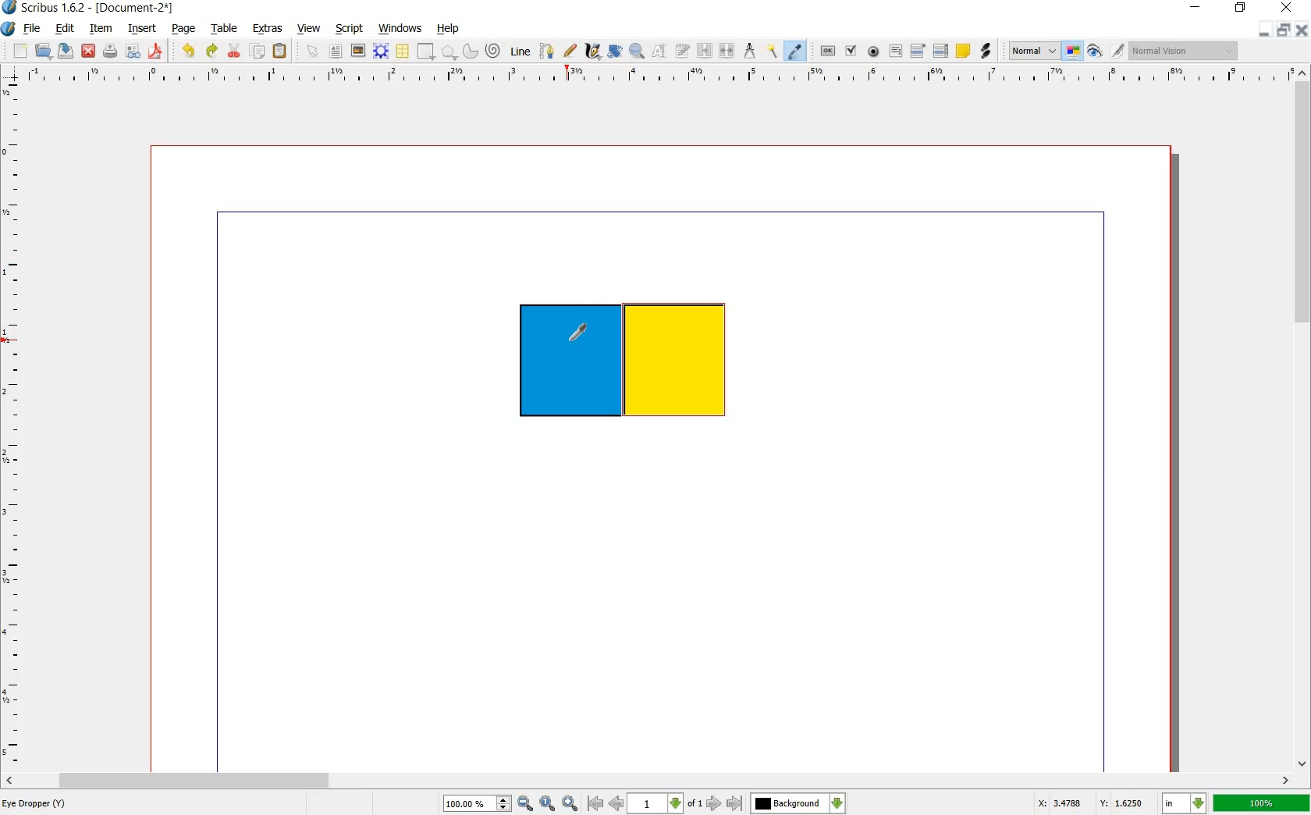 The height and width of the screenshot is (815, 1311). What do you see at coordinates (1183, 52) in the screenshot?
I see `normal vision` at bounding box center [1183, 52].